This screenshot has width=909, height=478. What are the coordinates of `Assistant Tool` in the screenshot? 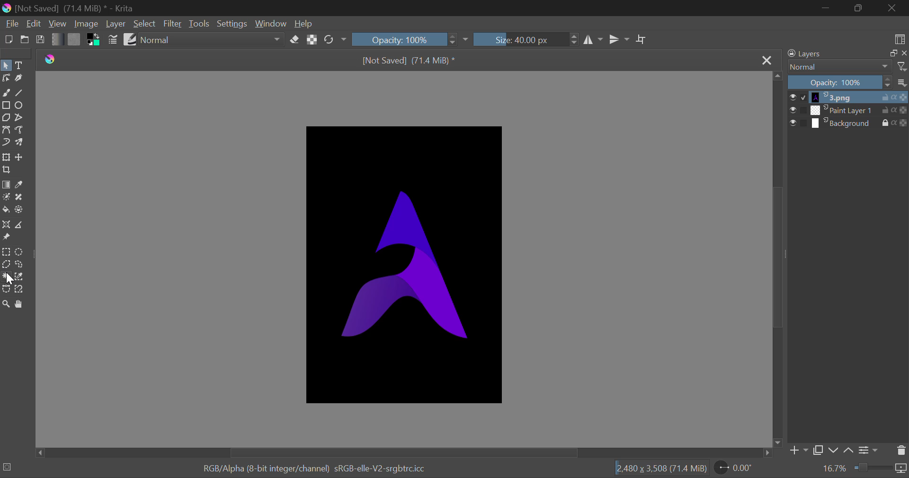 It's located at (6, 225).